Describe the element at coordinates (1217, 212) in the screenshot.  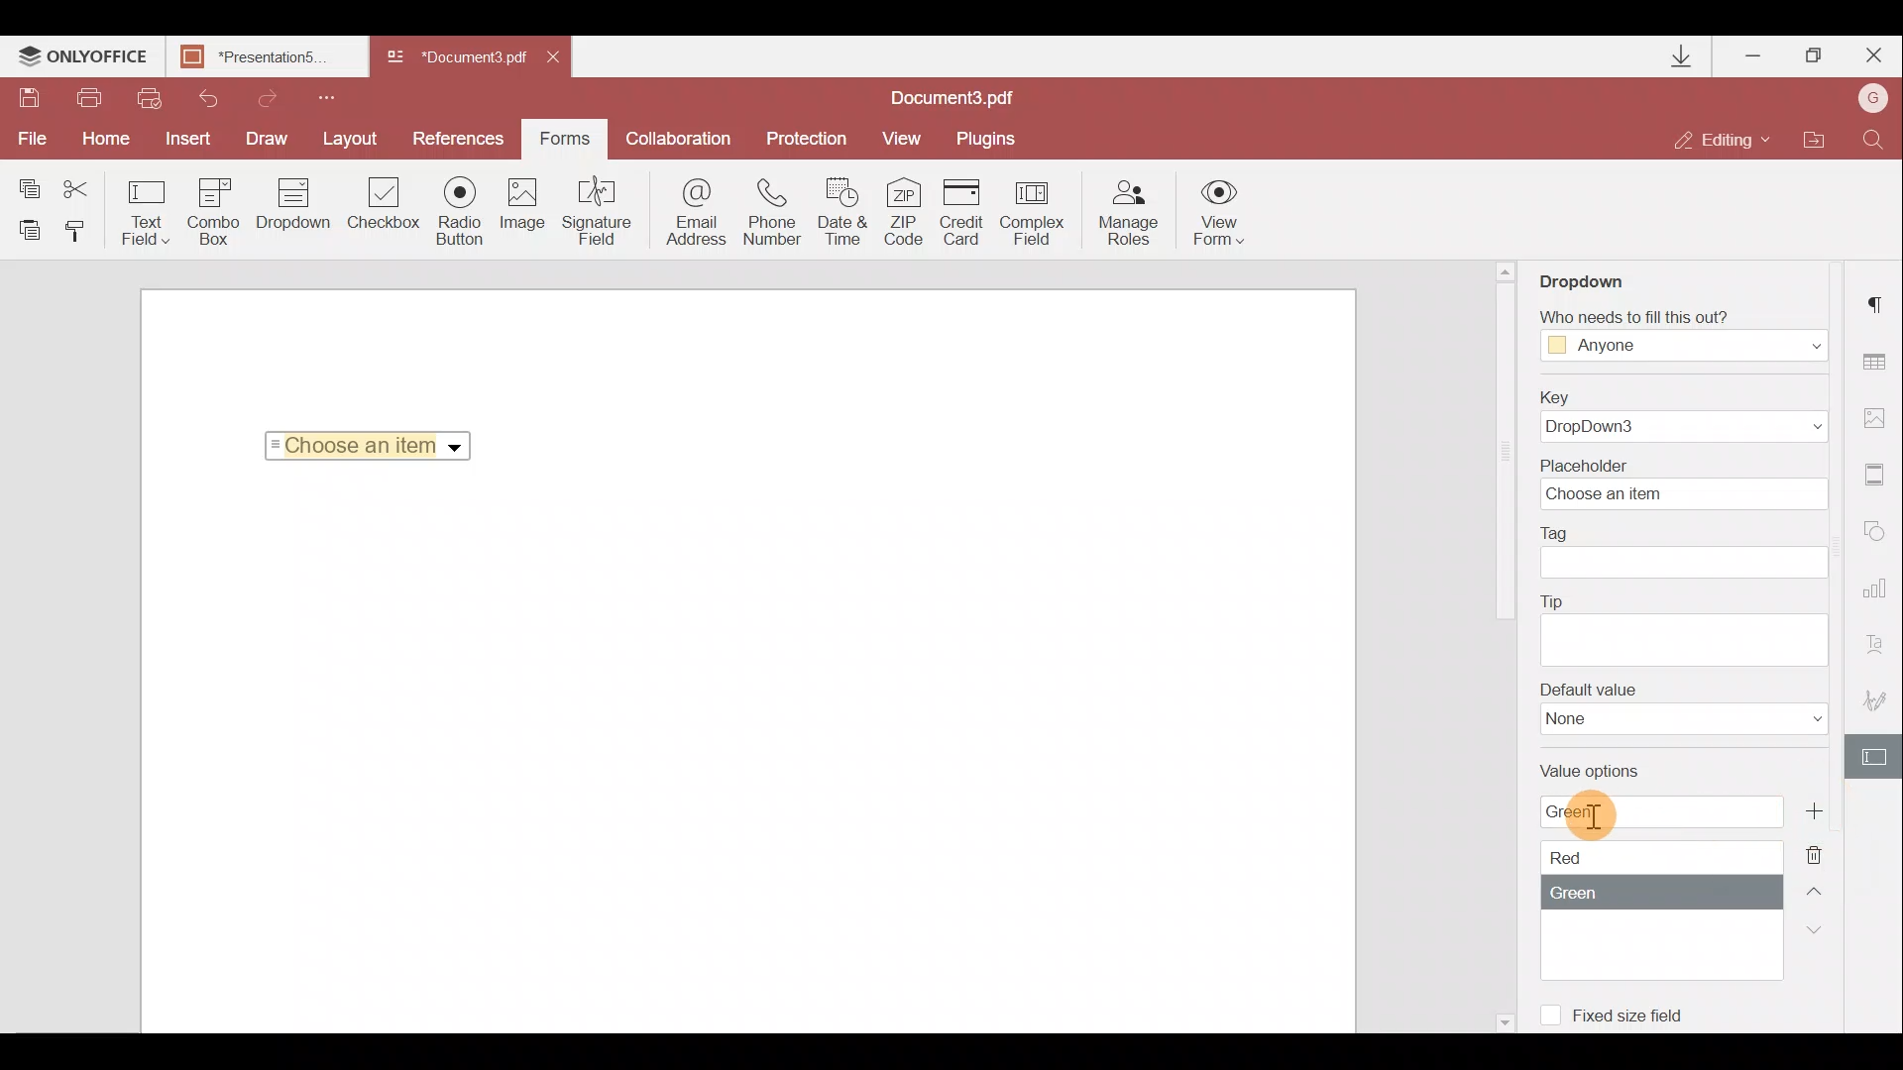
I see `View form` at that location.